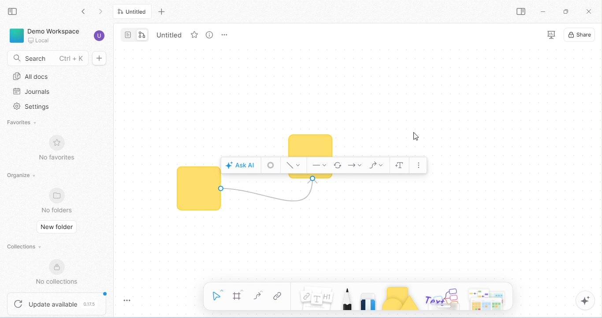  I want to click on arrows and more, so click(487, 298).